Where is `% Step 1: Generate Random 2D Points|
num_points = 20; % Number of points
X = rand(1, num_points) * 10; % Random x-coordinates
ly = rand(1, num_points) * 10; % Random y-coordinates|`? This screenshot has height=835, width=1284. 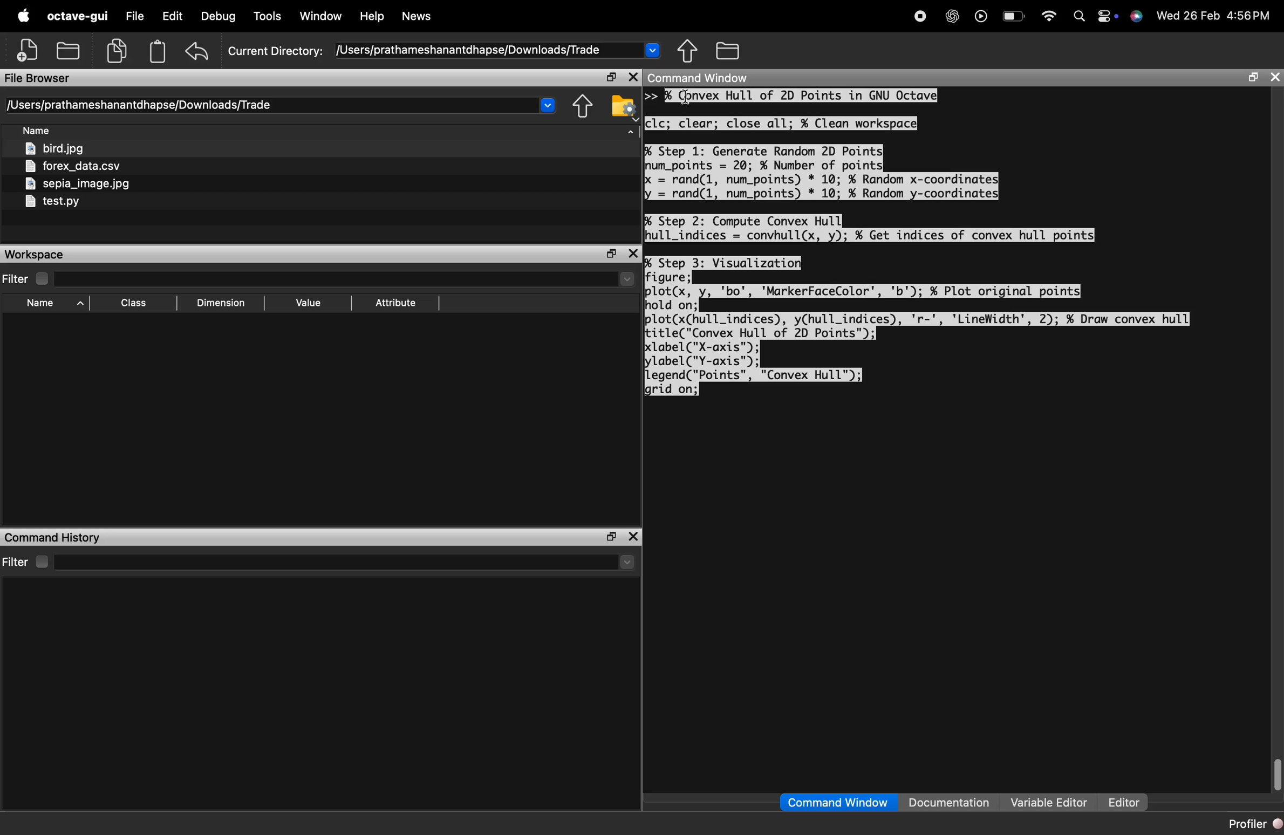 % Step 1: Generate Random 2D Points|
num_points = 20; % Number of points
X = rand(1, num_points) * 10; % Random x-coordinates
ly = rand(1, num_points) * 10; % Random y-coordinates| is located at coordinates (823, 172).